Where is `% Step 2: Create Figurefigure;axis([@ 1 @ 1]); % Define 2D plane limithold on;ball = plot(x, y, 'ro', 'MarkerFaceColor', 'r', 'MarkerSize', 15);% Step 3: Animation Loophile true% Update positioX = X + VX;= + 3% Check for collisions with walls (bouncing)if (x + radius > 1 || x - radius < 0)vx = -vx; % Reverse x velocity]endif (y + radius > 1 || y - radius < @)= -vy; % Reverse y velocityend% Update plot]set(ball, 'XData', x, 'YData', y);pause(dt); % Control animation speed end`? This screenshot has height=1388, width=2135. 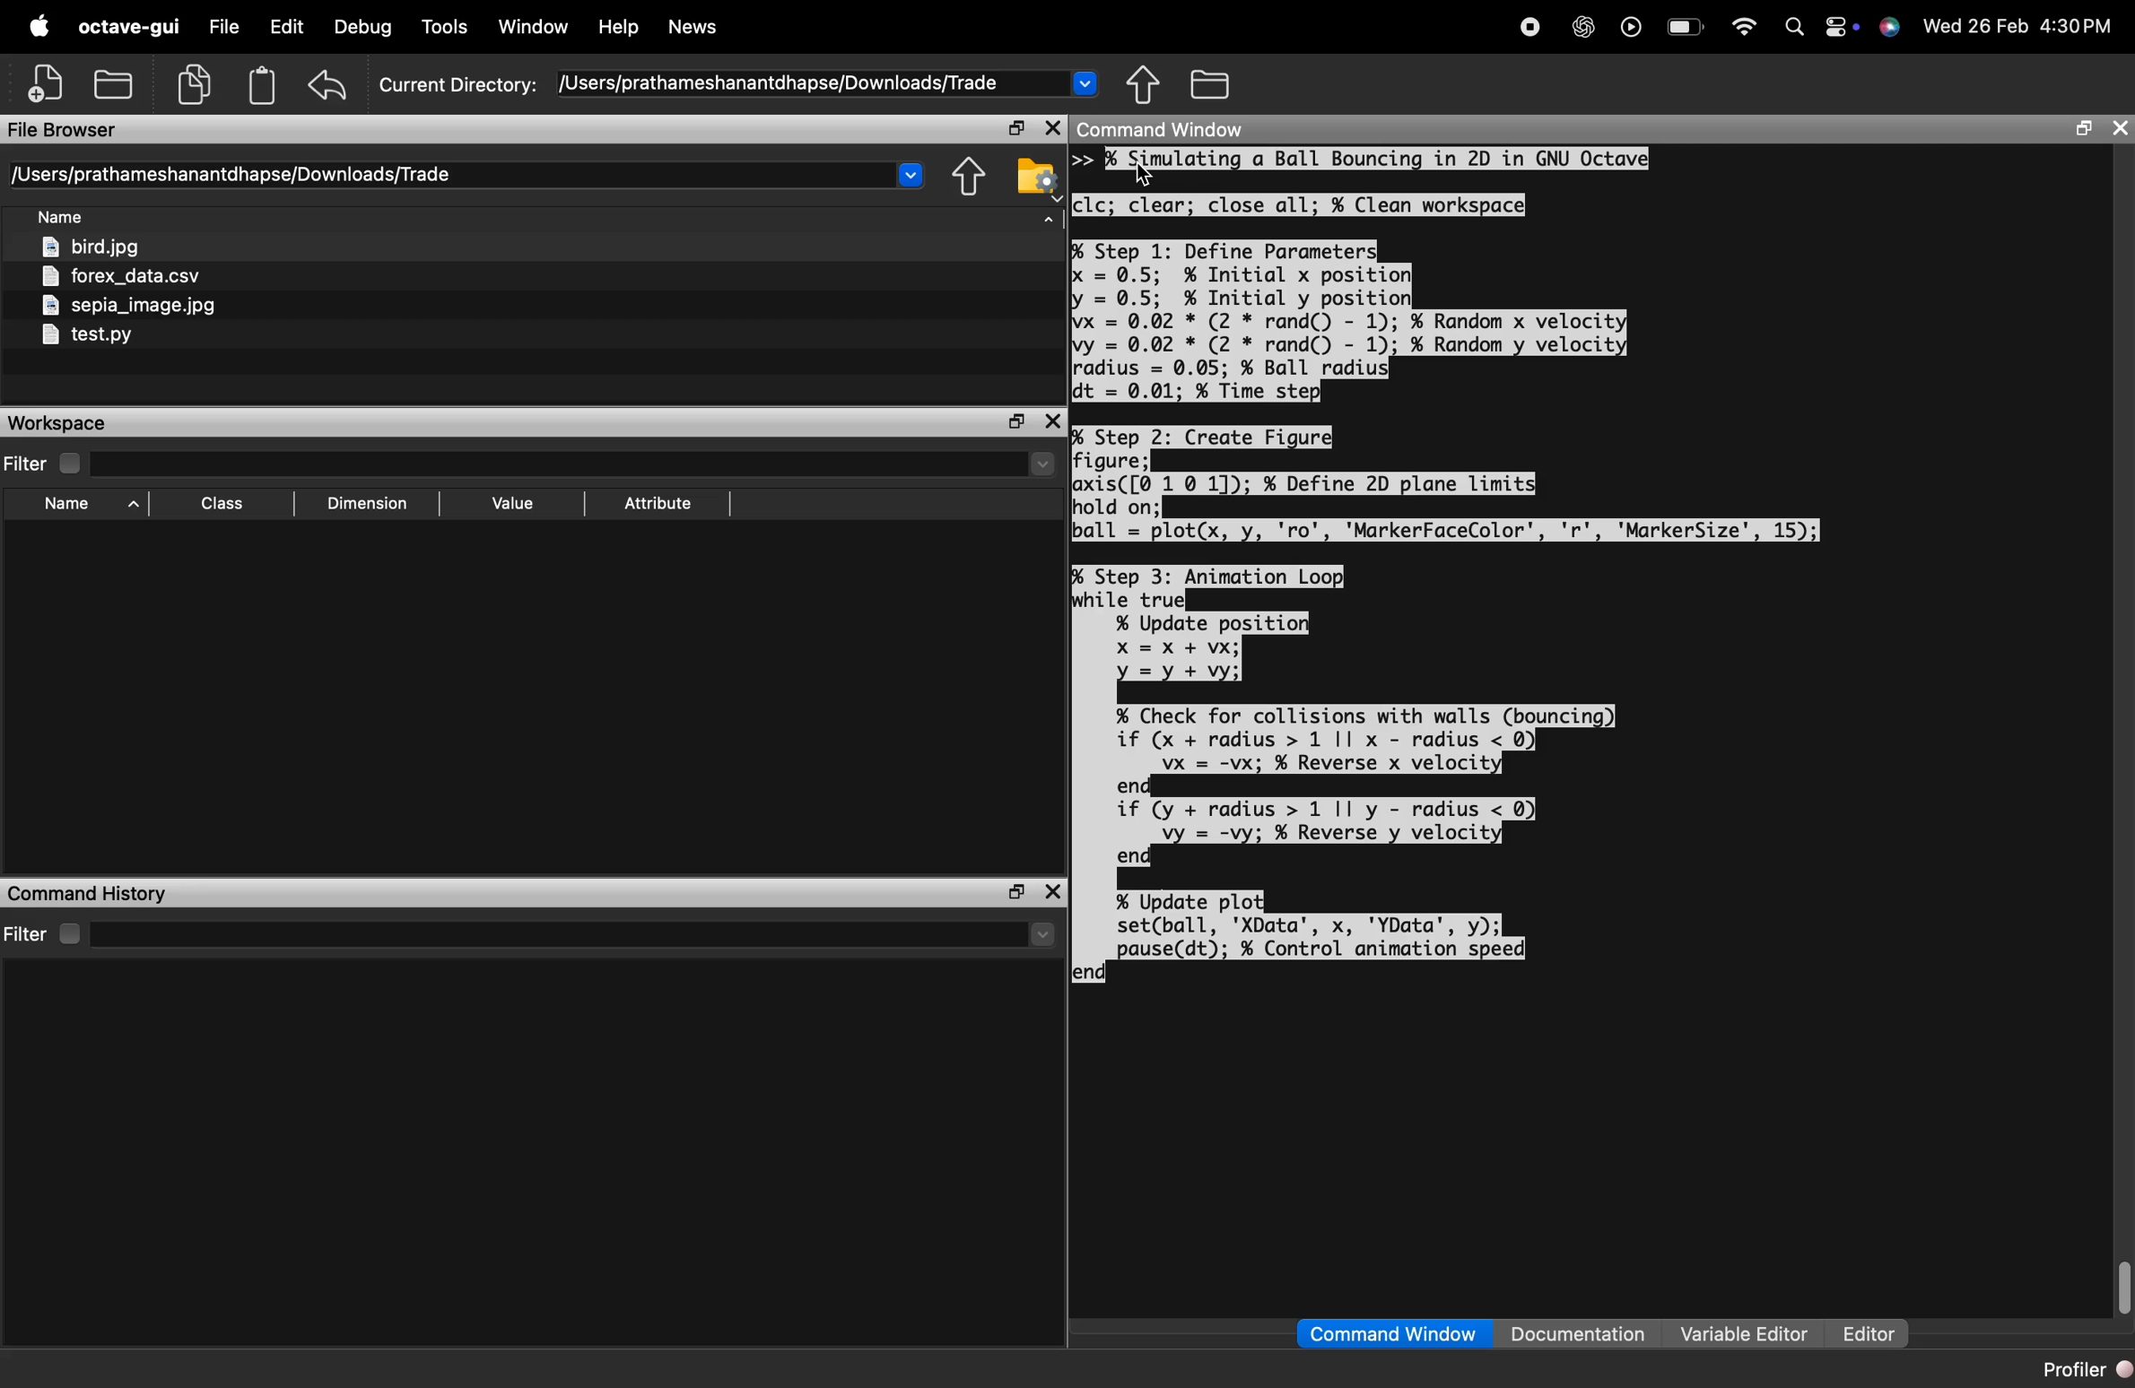
% Step 2: Create Figurefigure;axis([@ 1 @ 1]); % Define 2D plane limithold on;ball = plot(x, y, 'ro', 'MarkerFaceColor', 'r', 'MarkerSize', 15);% Step 3: Animation Loophile true% Update positioX = X + VX;= + 3% Check for collisions with walls (bouncing)if (x + radius > 1 || x - radius < 0)vx = -vx; % Reverse x velocity]endif (y + radius > 1 || y - radius < @)= -vy; % Reverse y velocityend% Update plot]set(ball, 'XData', x, 'YData', y);pause(dt); % Control animation speed end is located at coordinates (1448, 705).